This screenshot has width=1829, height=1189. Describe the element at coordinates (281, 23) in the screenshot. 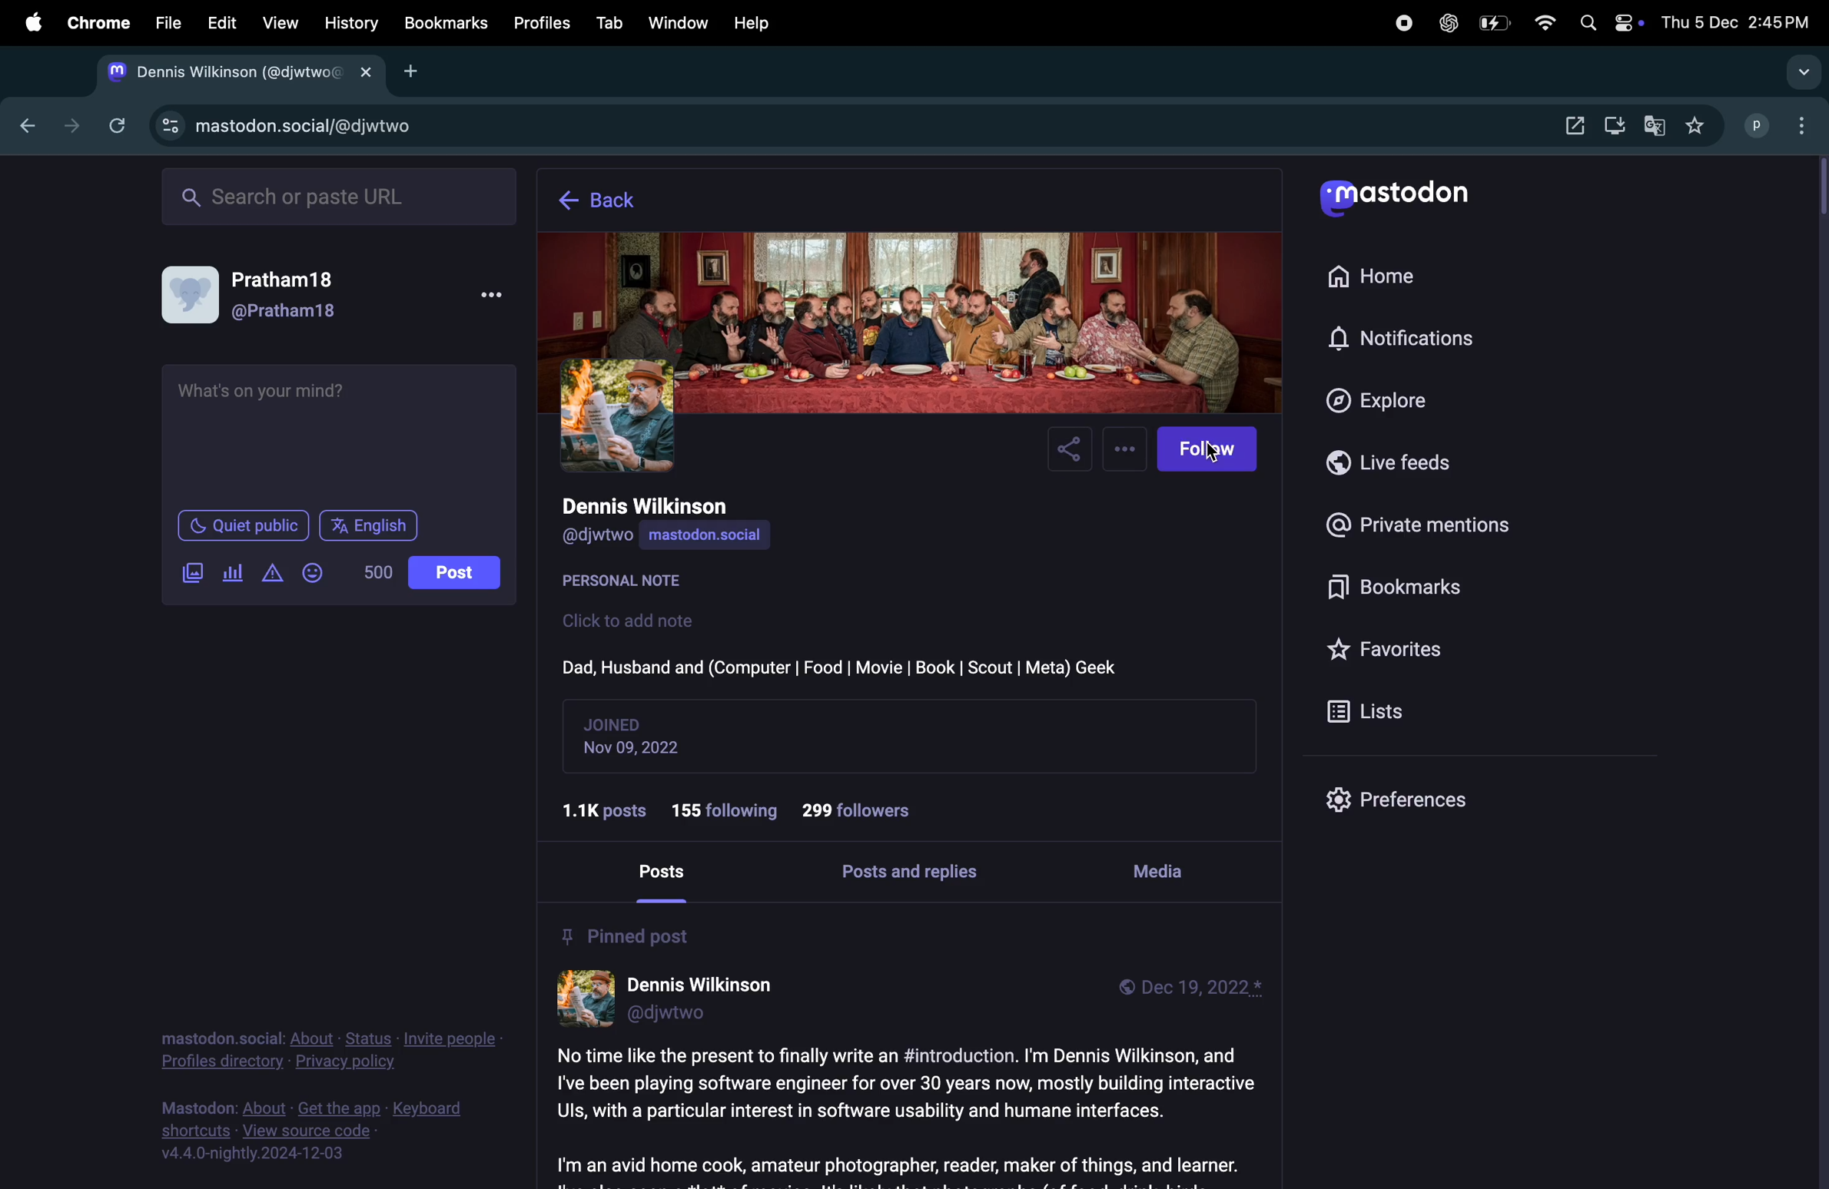

I see `view` at that location.